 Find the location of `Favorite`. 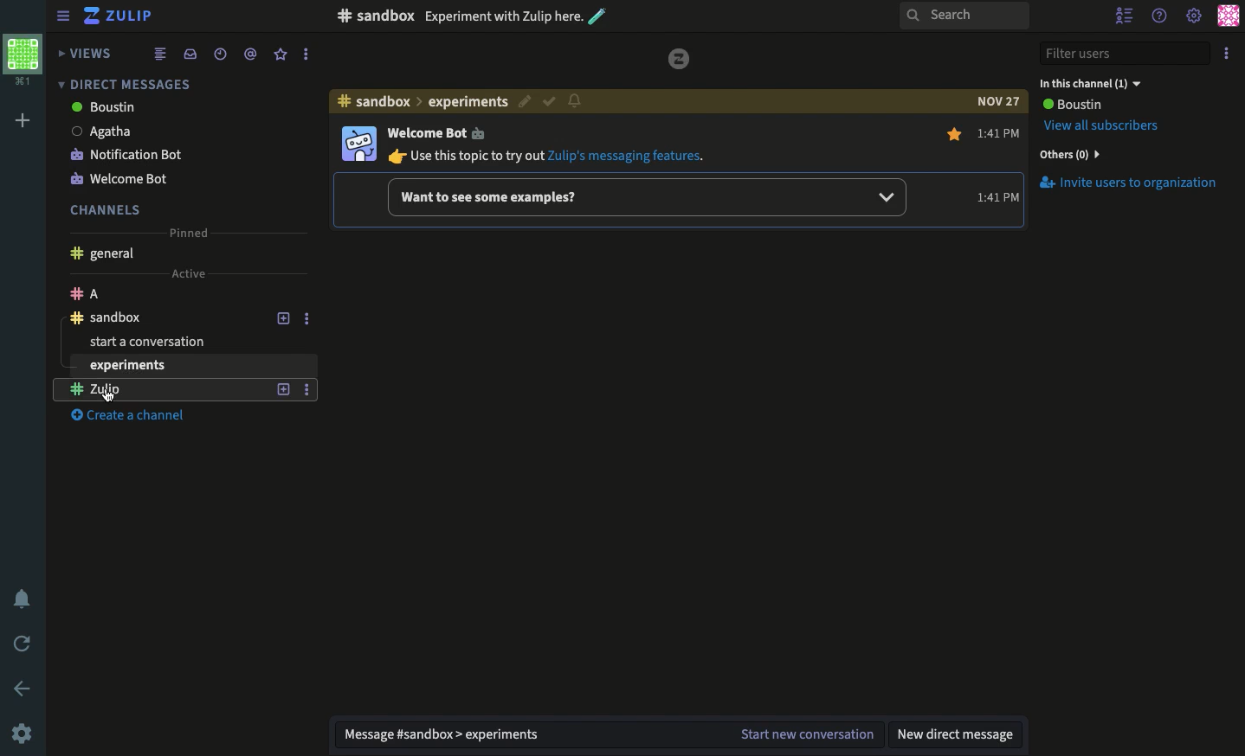

Favorite is located at coordinates (956, 135).